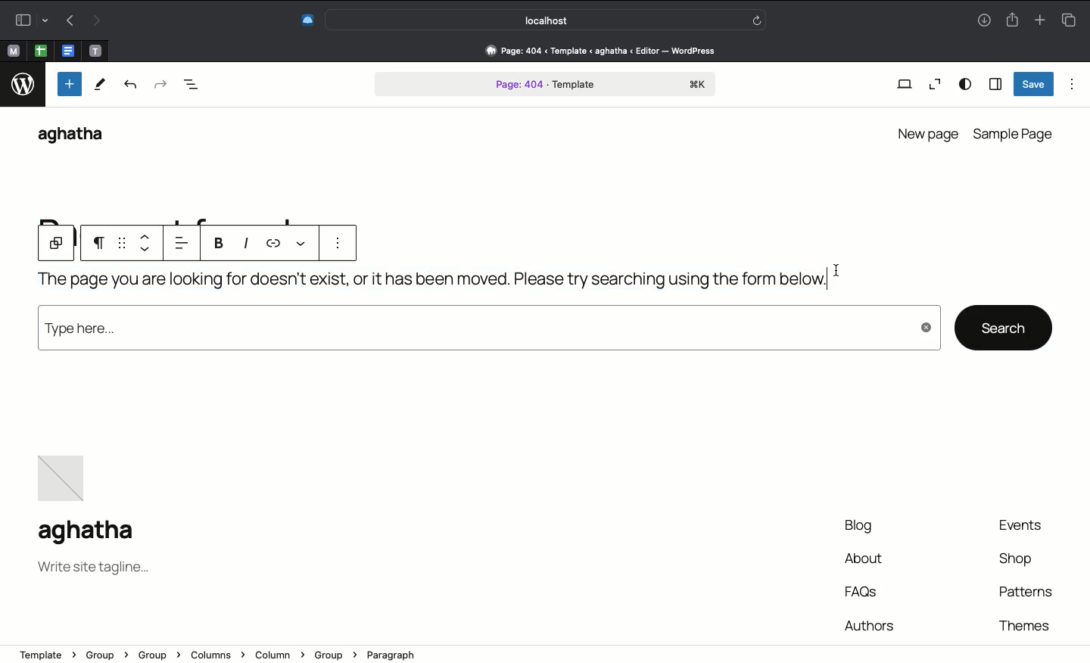 Image resolution: width=1090 pixels, height=663 pixels. I want to click on Address, so click(593, 51).